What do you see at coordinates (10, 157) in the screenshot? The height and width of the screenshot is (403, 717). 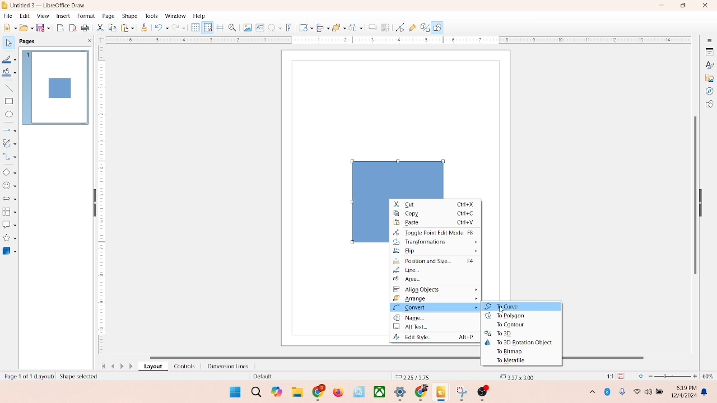 I see `connector` at bounding box center [10, 157].